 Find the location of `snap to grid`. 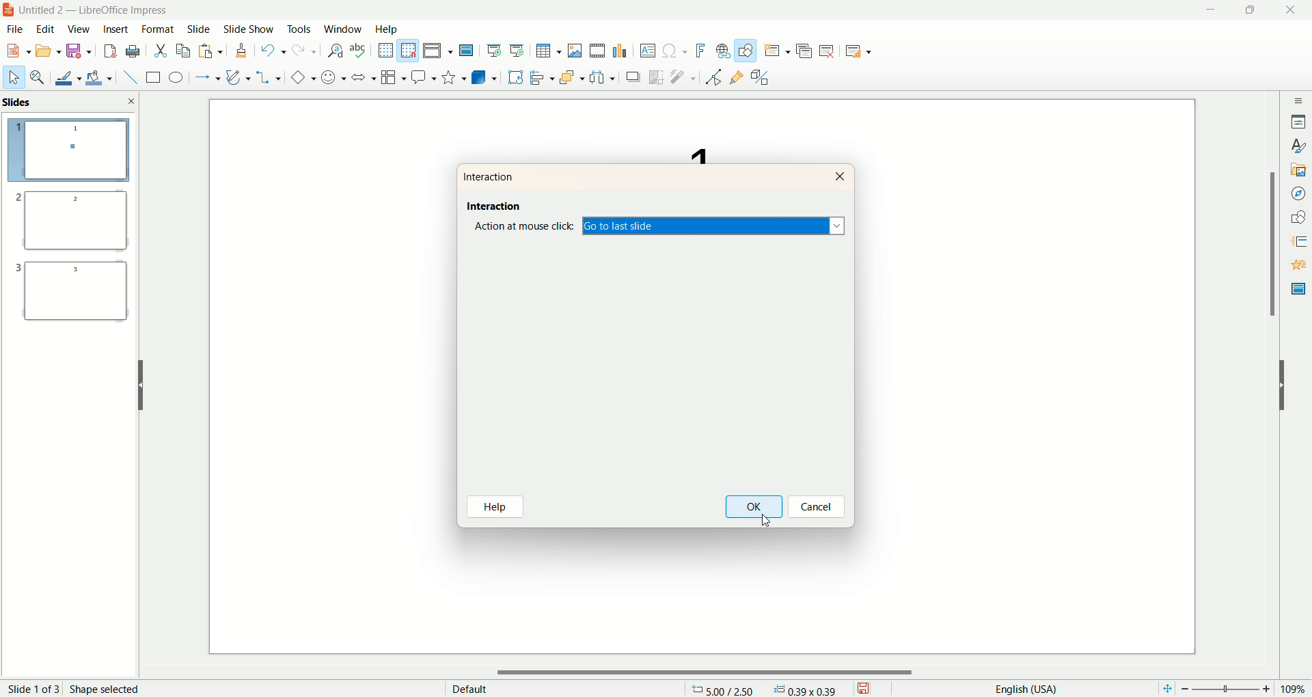

snap to grid is located at coordinates (409, 51).